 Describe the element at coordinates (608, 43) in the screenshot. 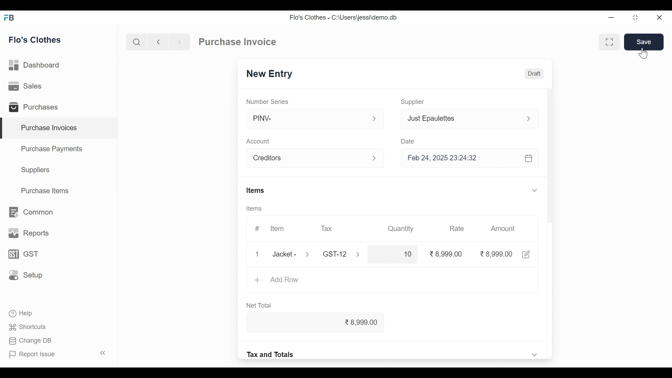

I see `Toggle between form and full width` at that location.